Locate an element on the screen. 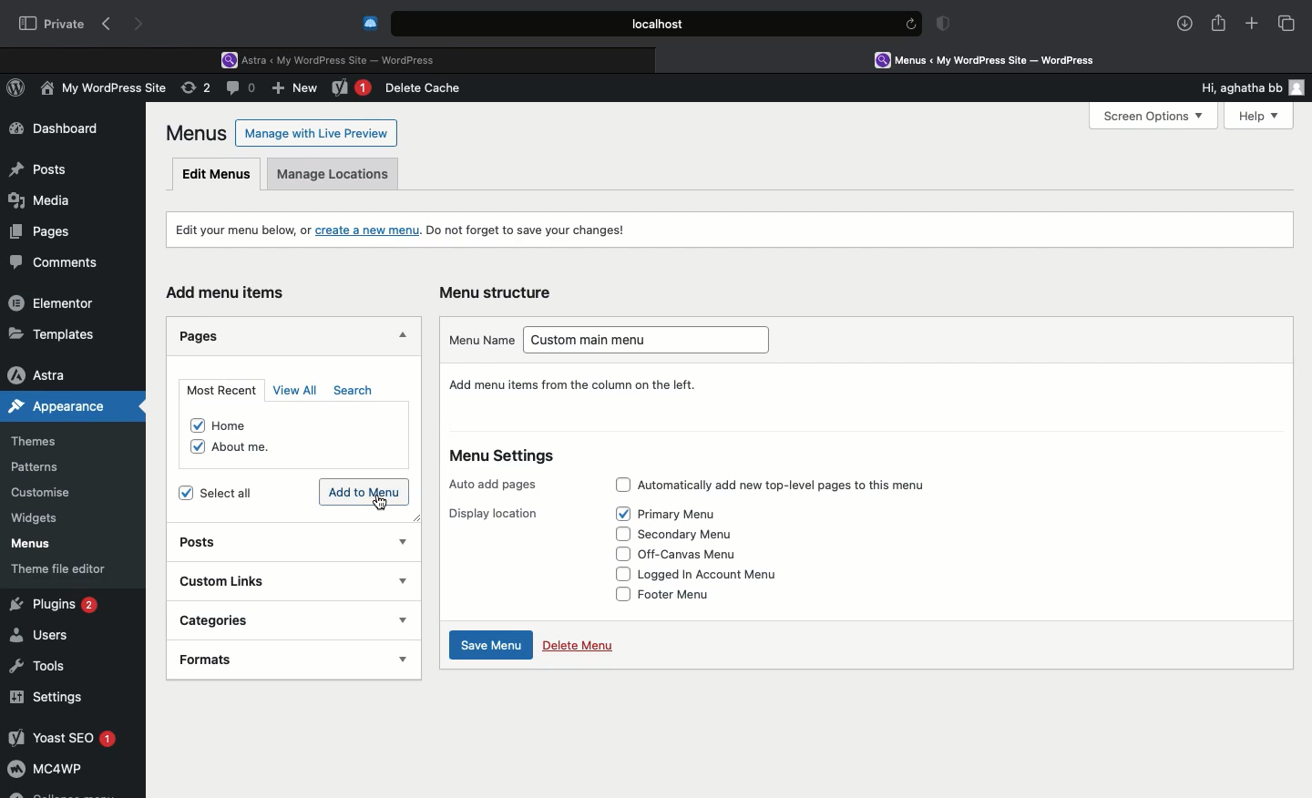 The height and width of the screenshot is (798, 1312). Posts is located at coordinates (215, 544).